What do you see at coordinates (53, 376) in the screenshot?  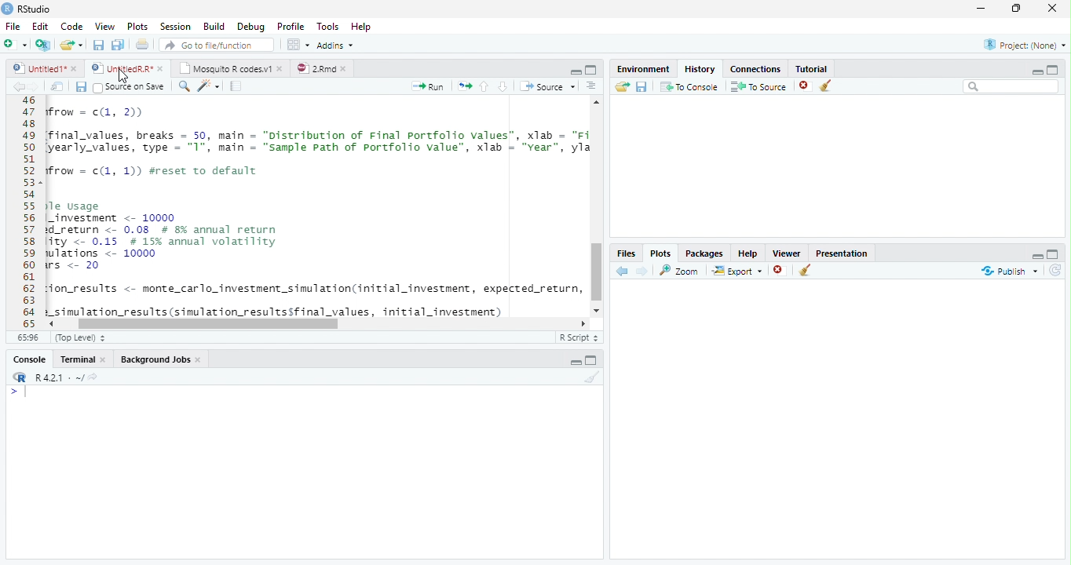 I see `R 4.2.1 ~/` at bounding box center [53, 376].